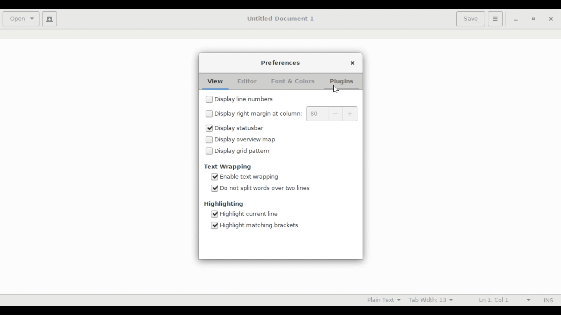  Describe the element at coordinates (268, 188) in the screenshot. I see `(un)check Do not split worth over two lines` at that location.